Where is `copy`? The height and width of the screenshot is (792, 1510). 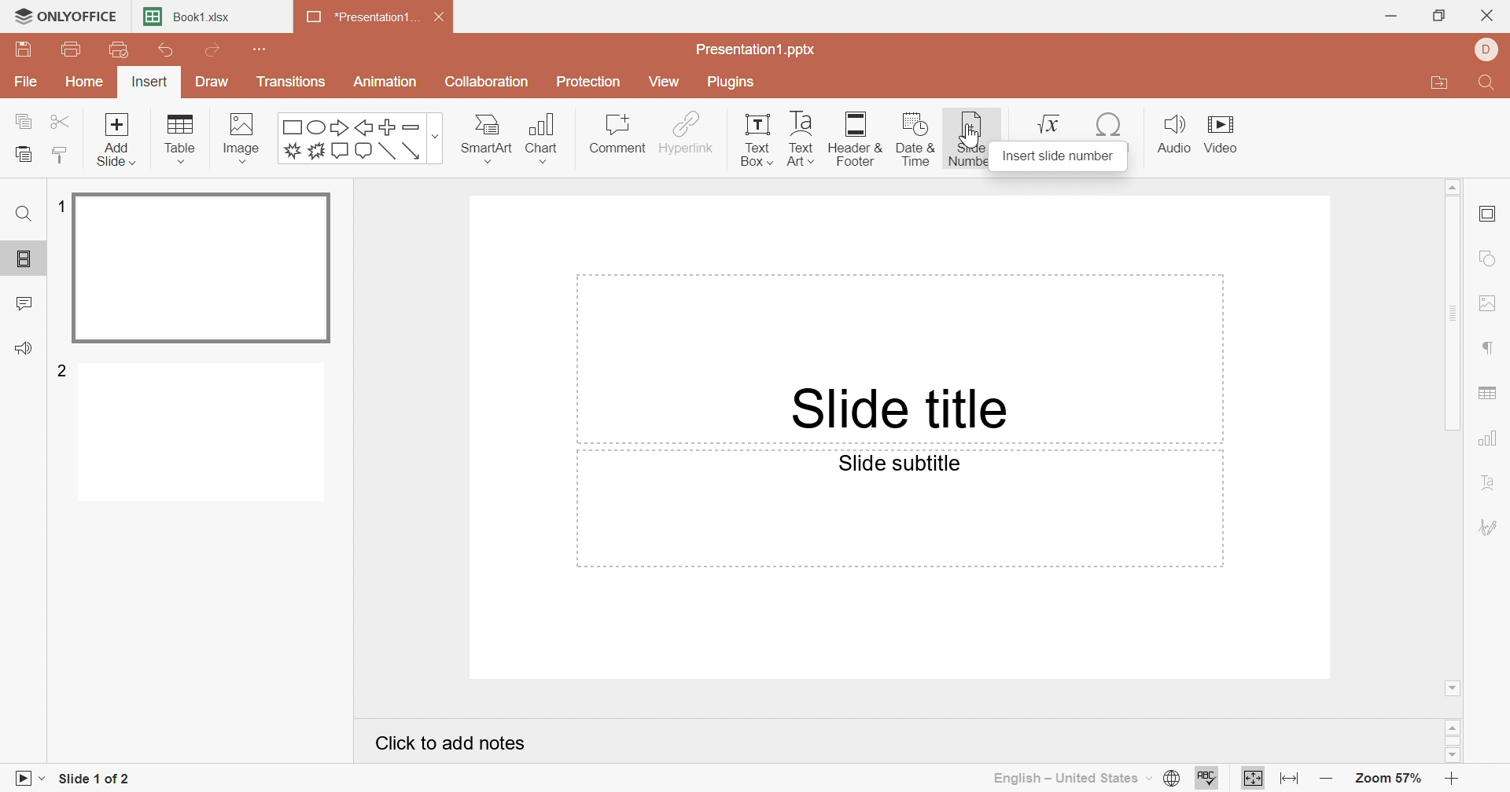 copy is located at coordinates (27, 120).